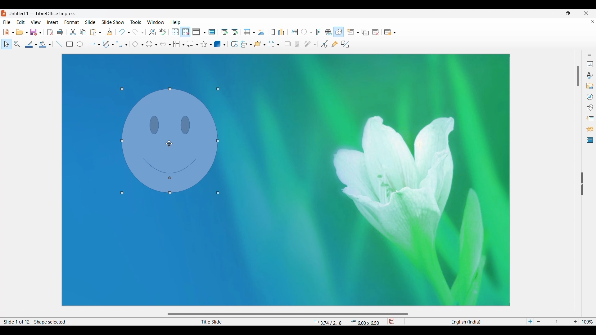  What do you see at coordinates (80, 44) in the screenshot?
I see `Ellipse` at bounding box center [80, 44].